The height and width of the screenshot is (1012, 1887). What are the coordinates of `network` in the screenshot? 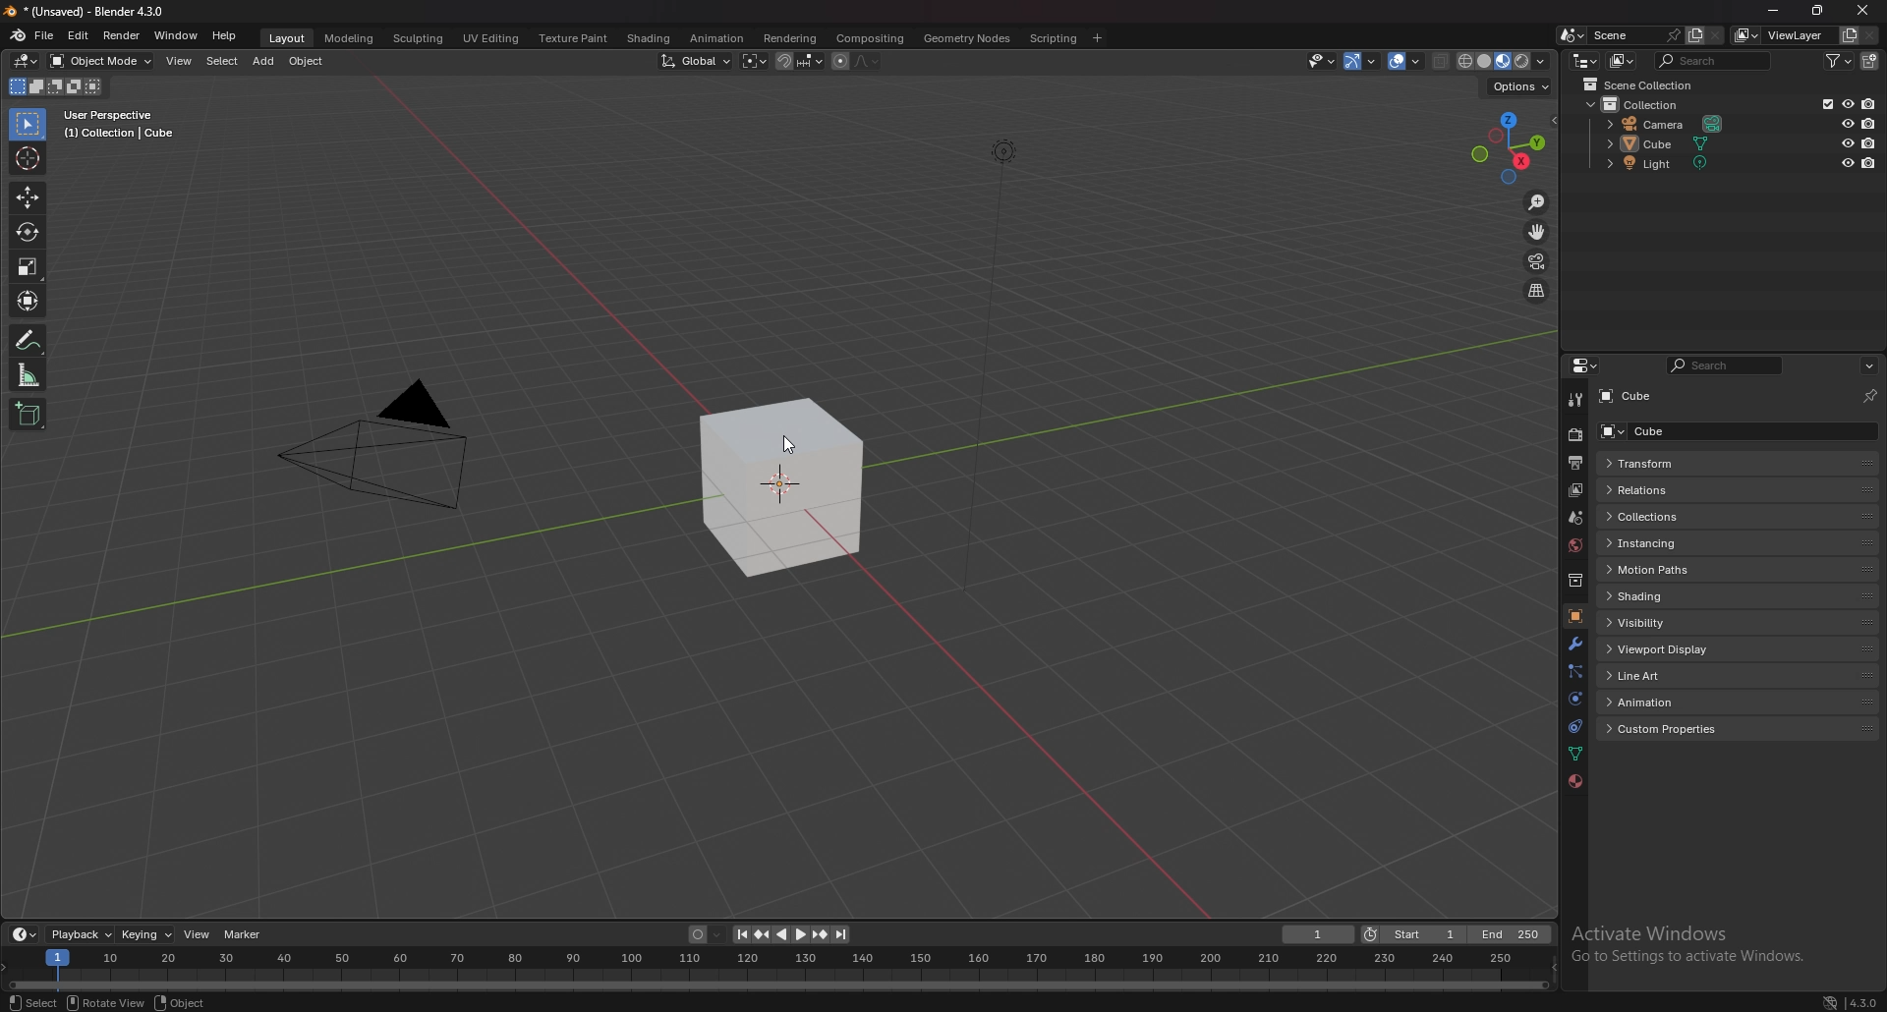 It's located at (1831, 1002).